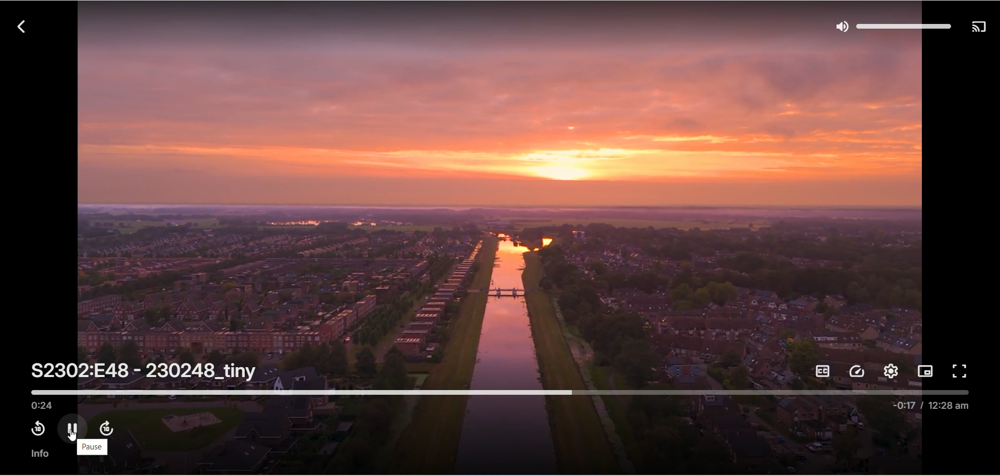 The width and height of the screenshot is (1000, 476). I want to click on play on another device, so click(979, 28).